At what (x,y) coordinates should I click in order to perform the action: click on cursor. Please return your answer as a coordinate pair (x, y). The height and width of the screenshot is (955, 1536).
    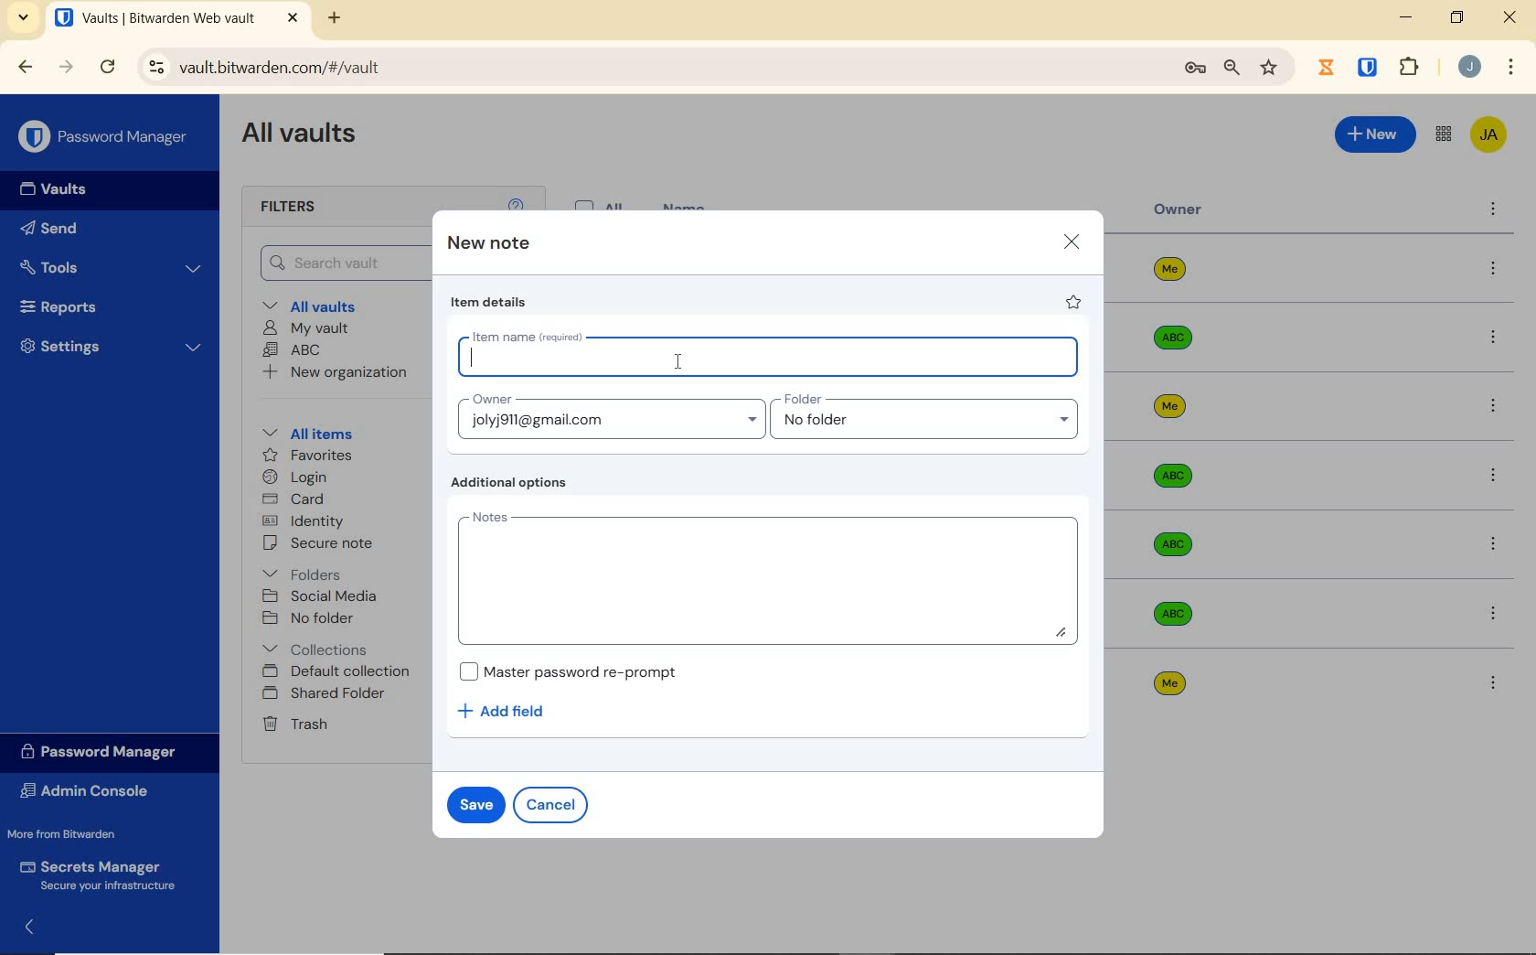
    Looking at the image, I should click on (678, 361).